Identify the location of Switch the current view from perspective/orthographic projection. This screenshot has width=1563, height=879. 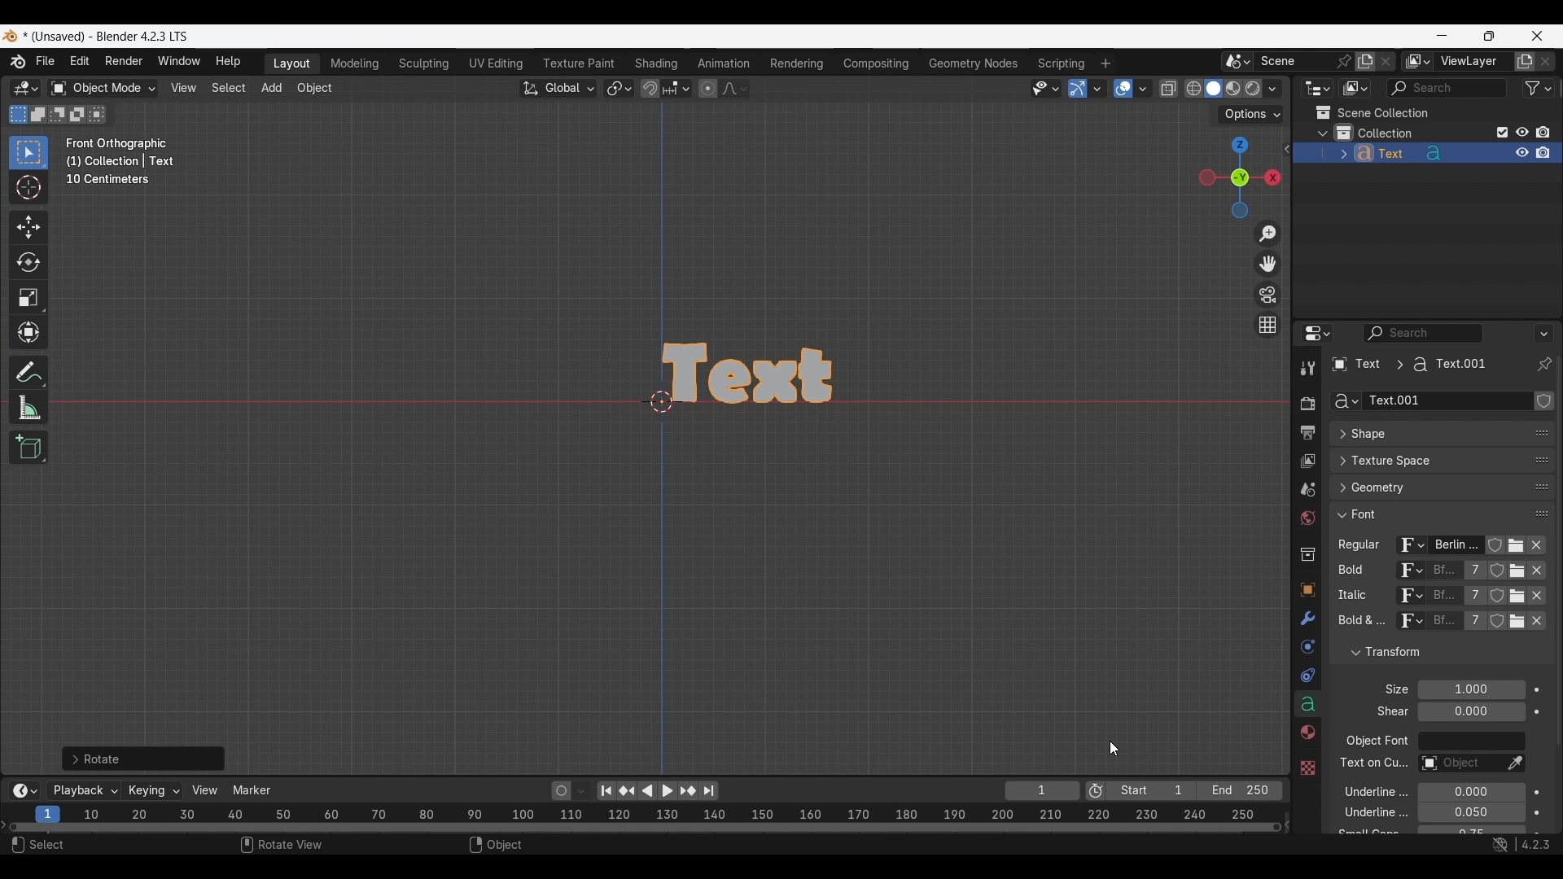
(1267, 324).